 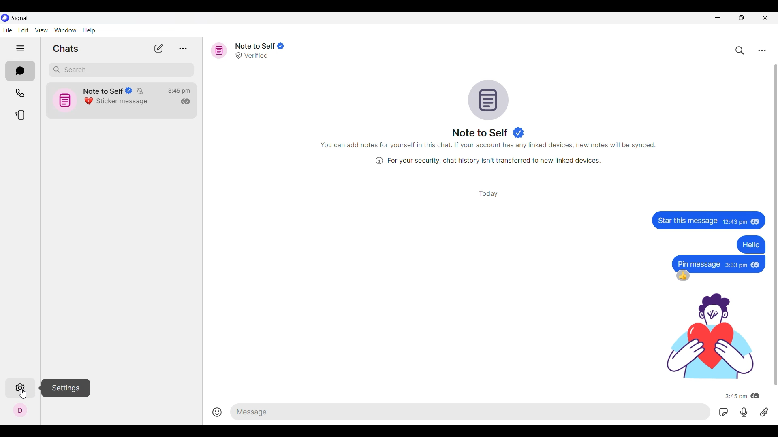 I want to click on Search box, so click(x=122, y=70).